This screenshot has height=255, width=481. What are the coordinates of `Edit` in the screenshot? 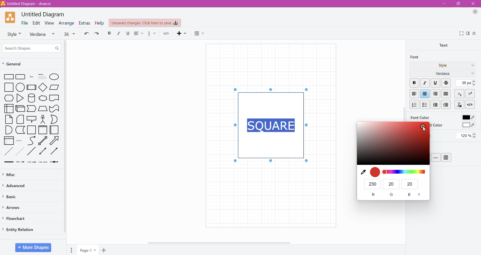 It's located at (37, 23).